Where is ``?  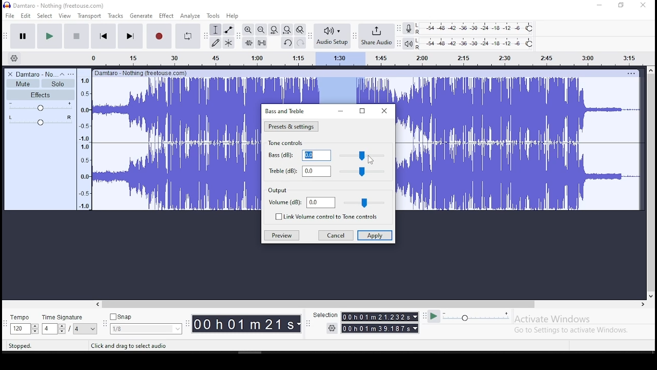
 is located at coordinates (188, 323).